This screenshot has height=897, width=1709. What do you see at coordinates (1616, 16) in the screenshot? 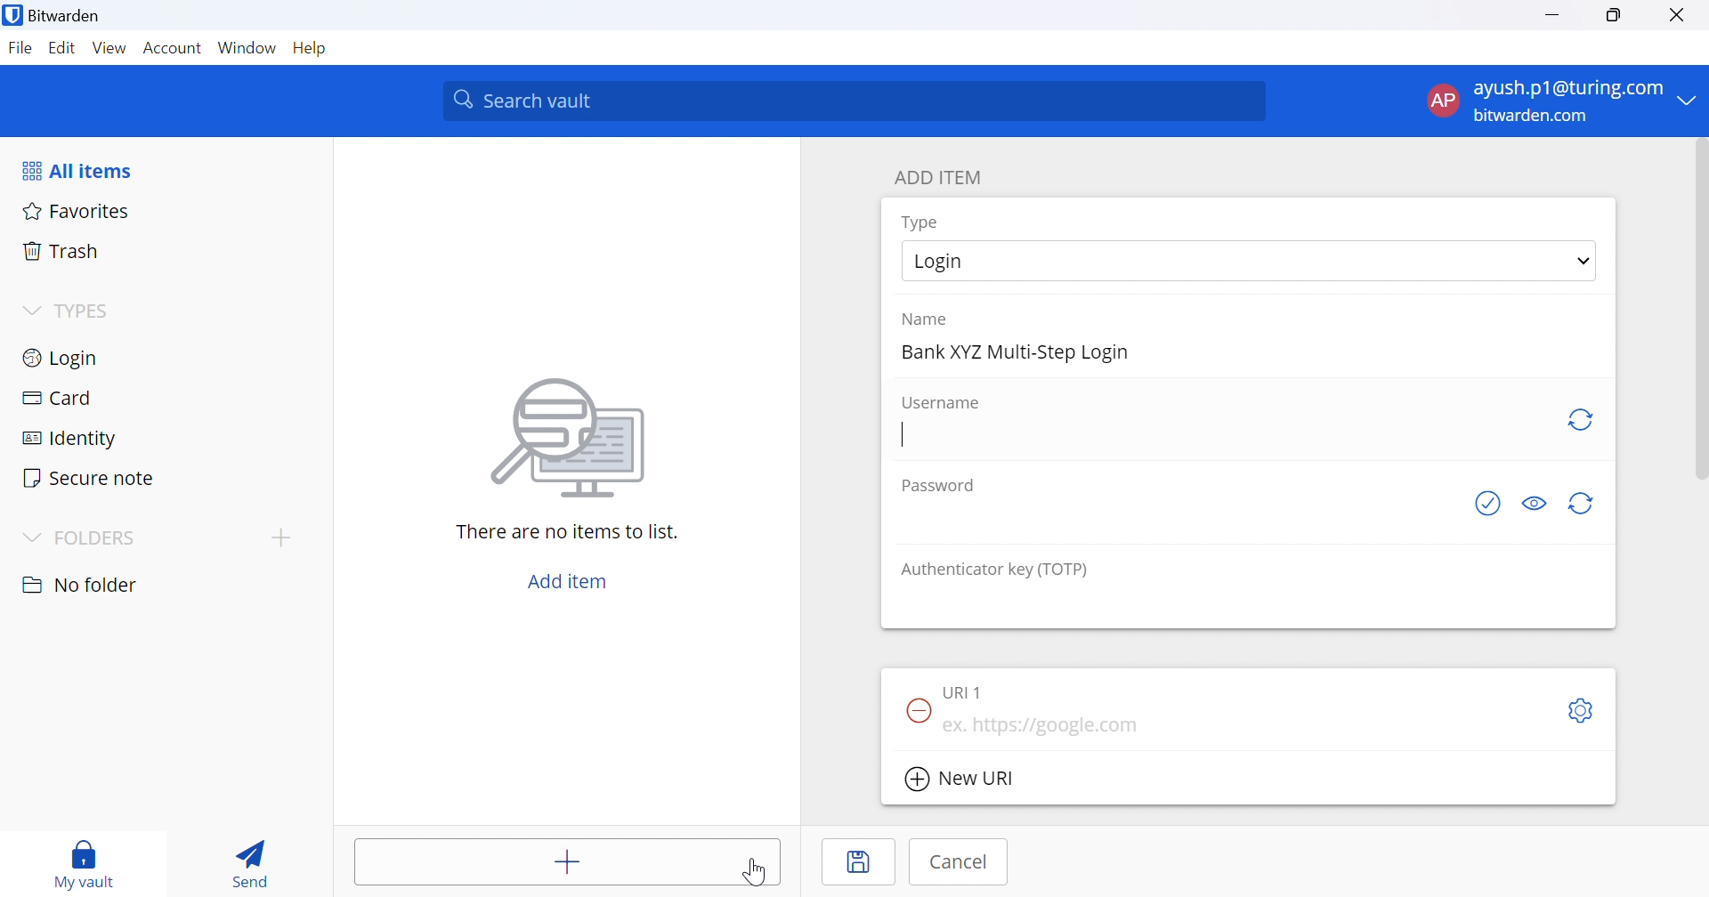
I see `Restore Down` at bounding box center [1616, 16].